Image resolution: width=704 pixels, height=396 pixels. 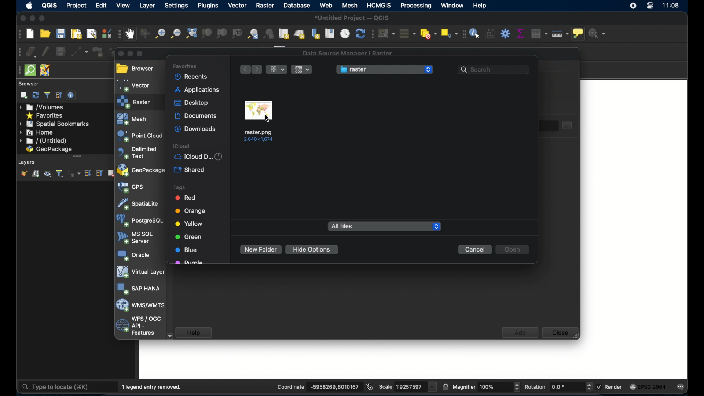 I want to click on database, so click(x=298, y=6).